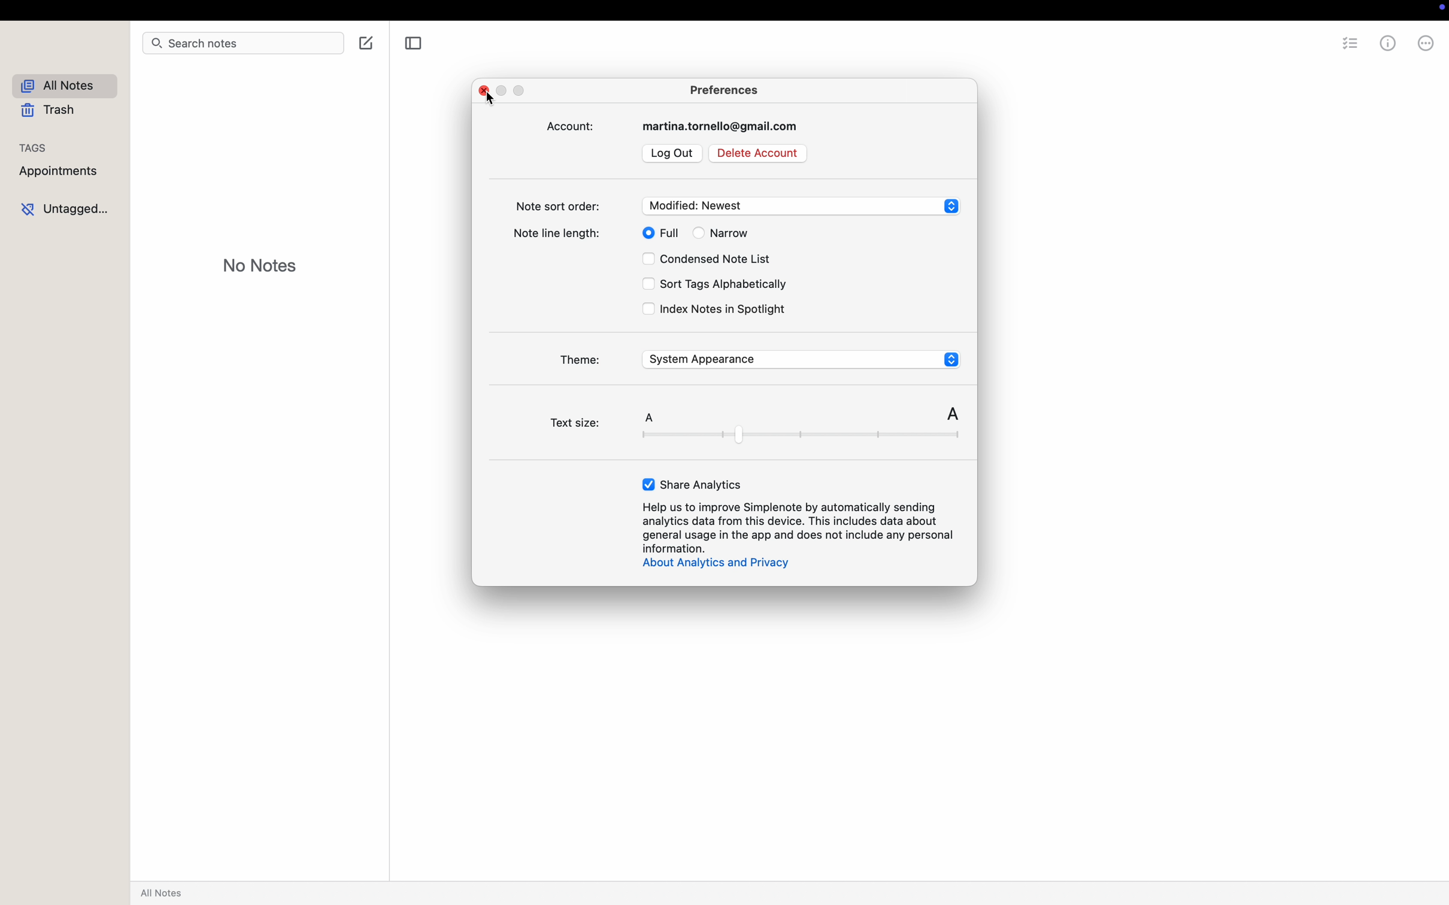 This screenshot has width=1449, height=905. I want to click on index notes in Spotlight, so click(719, 311).